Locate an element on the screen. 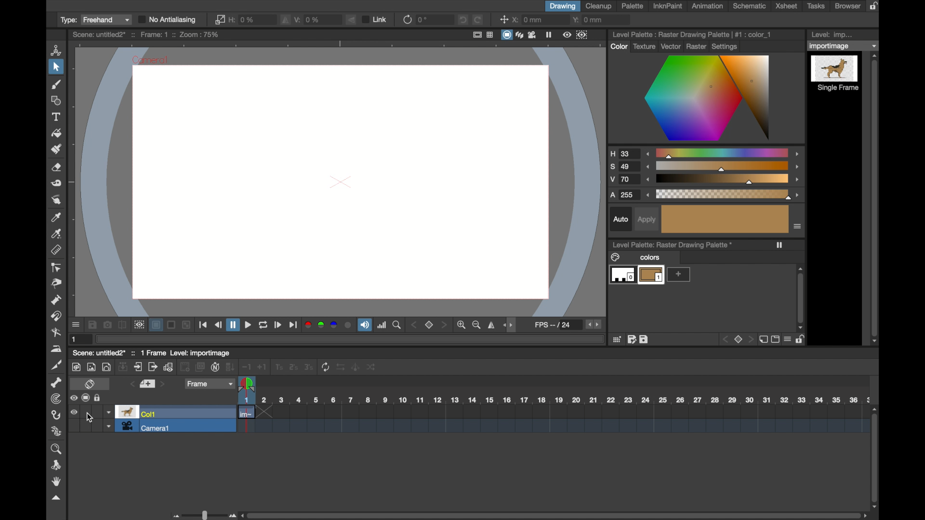 The width and height of the screenshot is (925, 520). v is located at coordinates (309, 19).